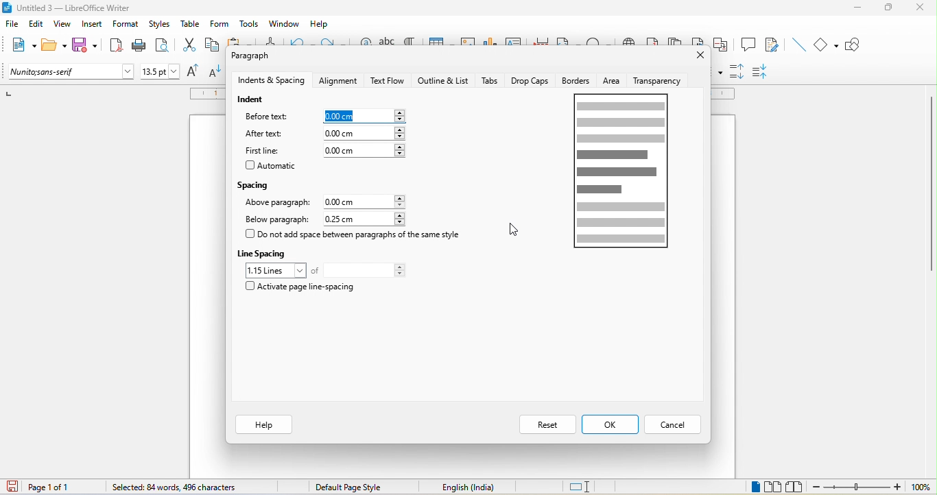 The image size is (937, 495). What do you see at coordinates (400, 116) in the screenshot?
I see `increase or decrease` at bounding box center [400, 116].